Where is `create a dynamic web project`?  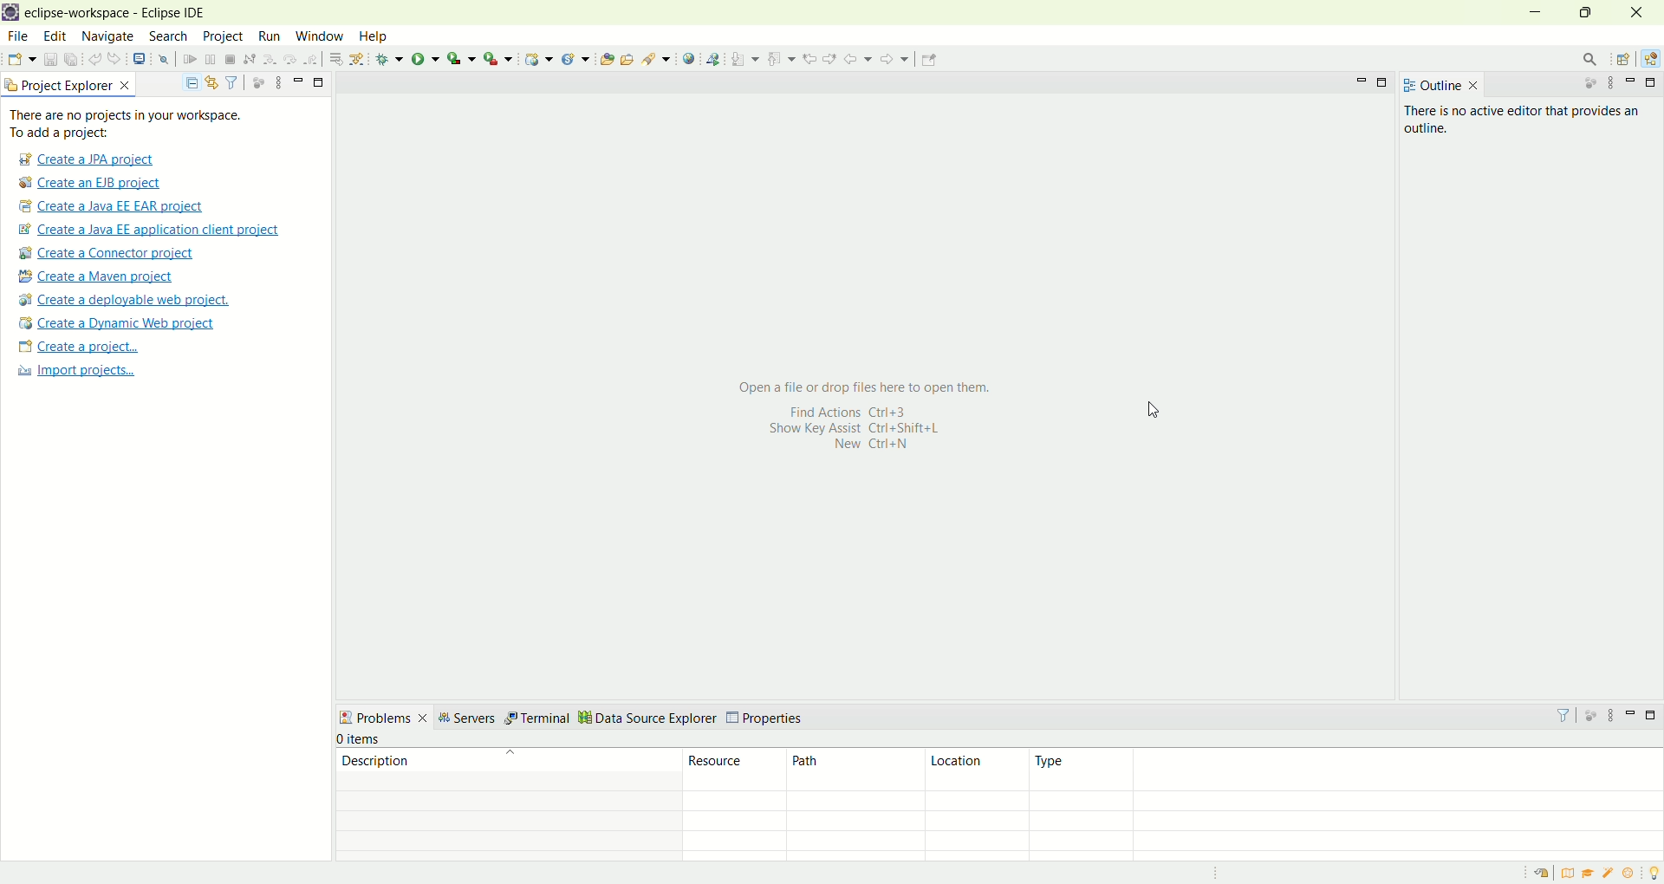 create a dynamic web project is located at coordinates (538, 60).